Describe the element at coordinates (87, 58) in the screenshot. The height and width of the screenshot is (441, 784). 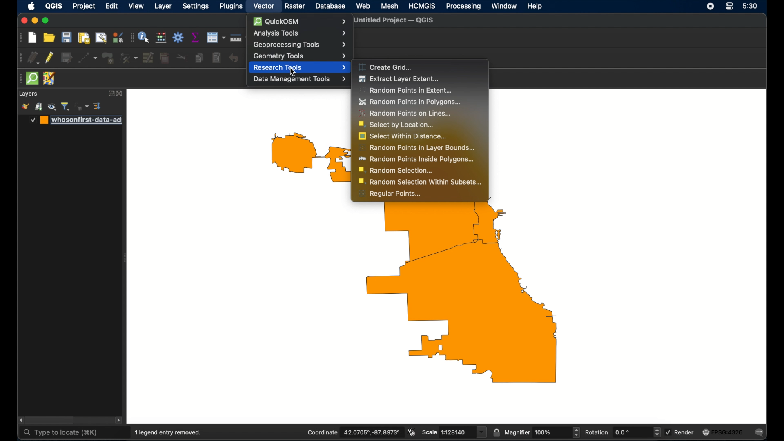
I see `digitized ithsegment` at that location.